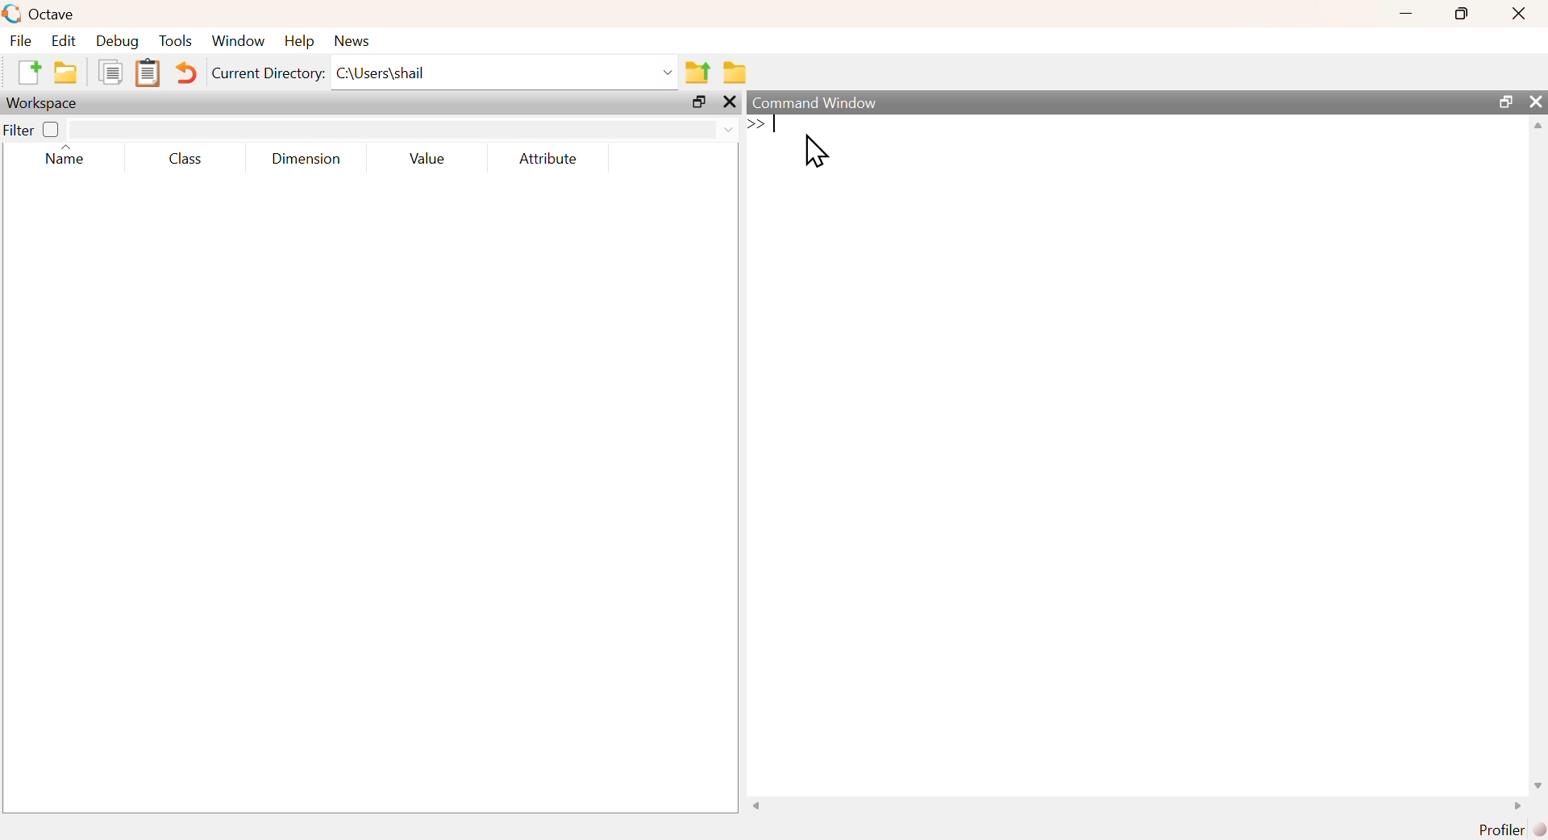  What do you see at coordinates (148, 73) in the screenshot?
I see `Paste` at bounding box center [148, 73].